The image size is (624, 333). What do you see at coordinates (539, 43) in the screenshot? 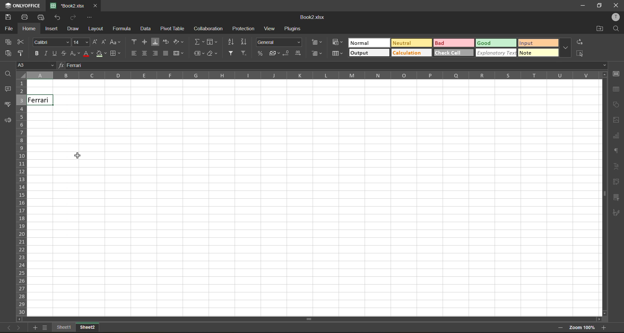
I see `input` at bounding box center [539, 43].